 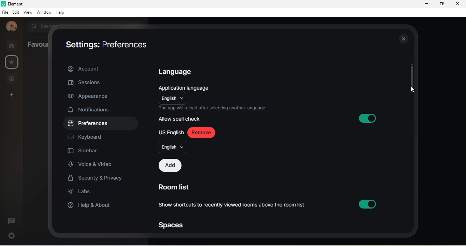 I want to click on preference, so click(x=89, y=124).